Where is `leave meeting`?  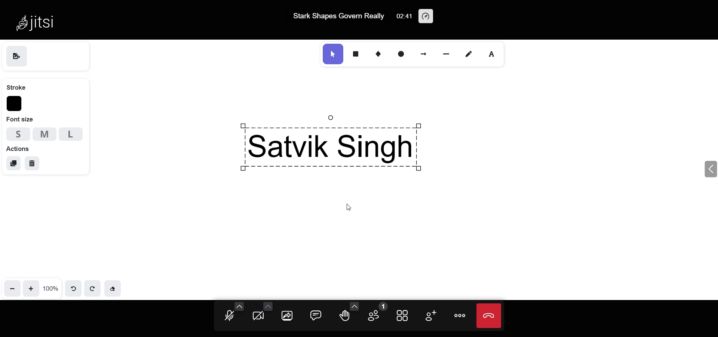 leave meeting is located at coordinates (489, 316).